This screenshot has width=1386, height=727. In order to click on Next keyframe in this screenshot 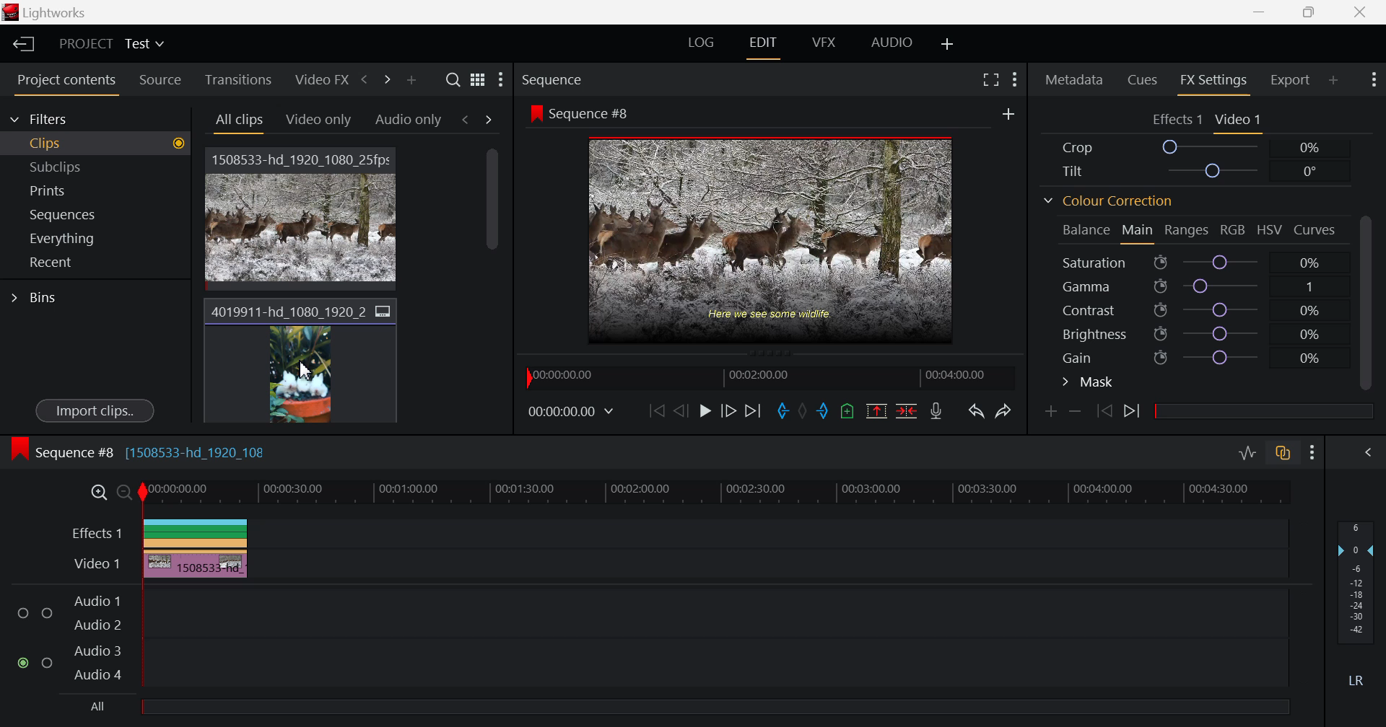, I will do `click(1132, 411)`.